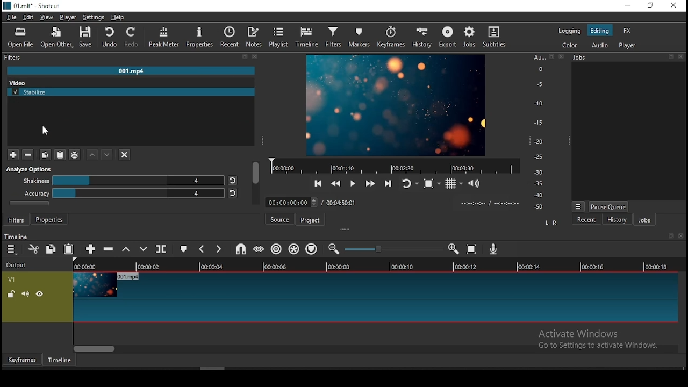  What do you see at coordinates (161, 249) in the screenshot?
I see `split at playhead` at bounding box center [161, 249].